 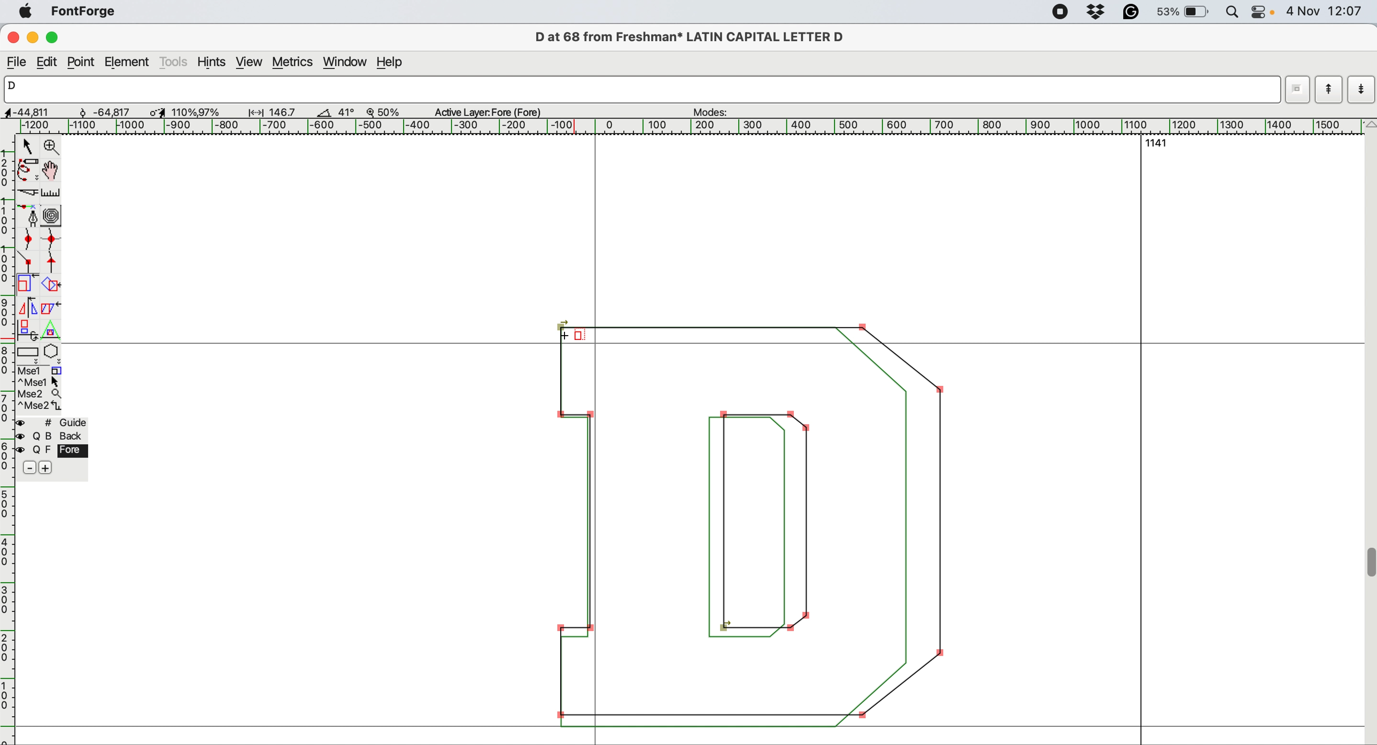 What do you see at coordinates (47, 468) in the screenshot?
I see `add` at bounding box center [47, 468].